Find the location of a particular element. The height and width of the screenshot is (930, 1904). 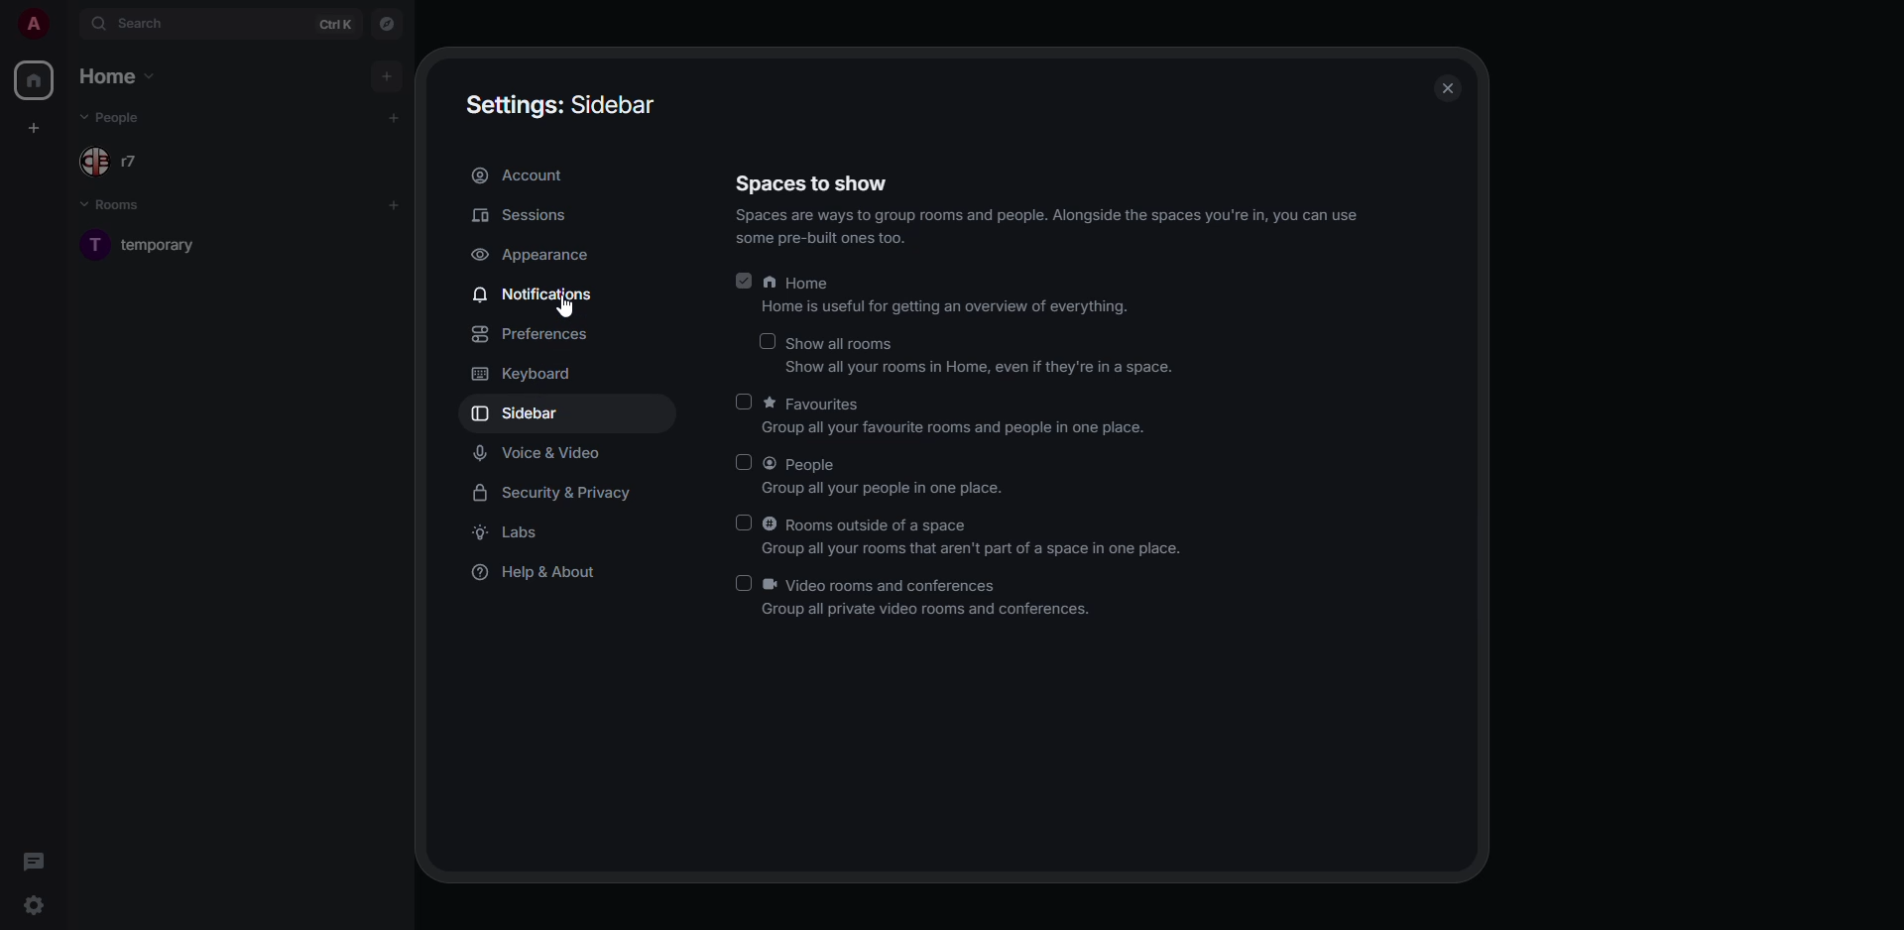

home is located at coordinates (120, 75).